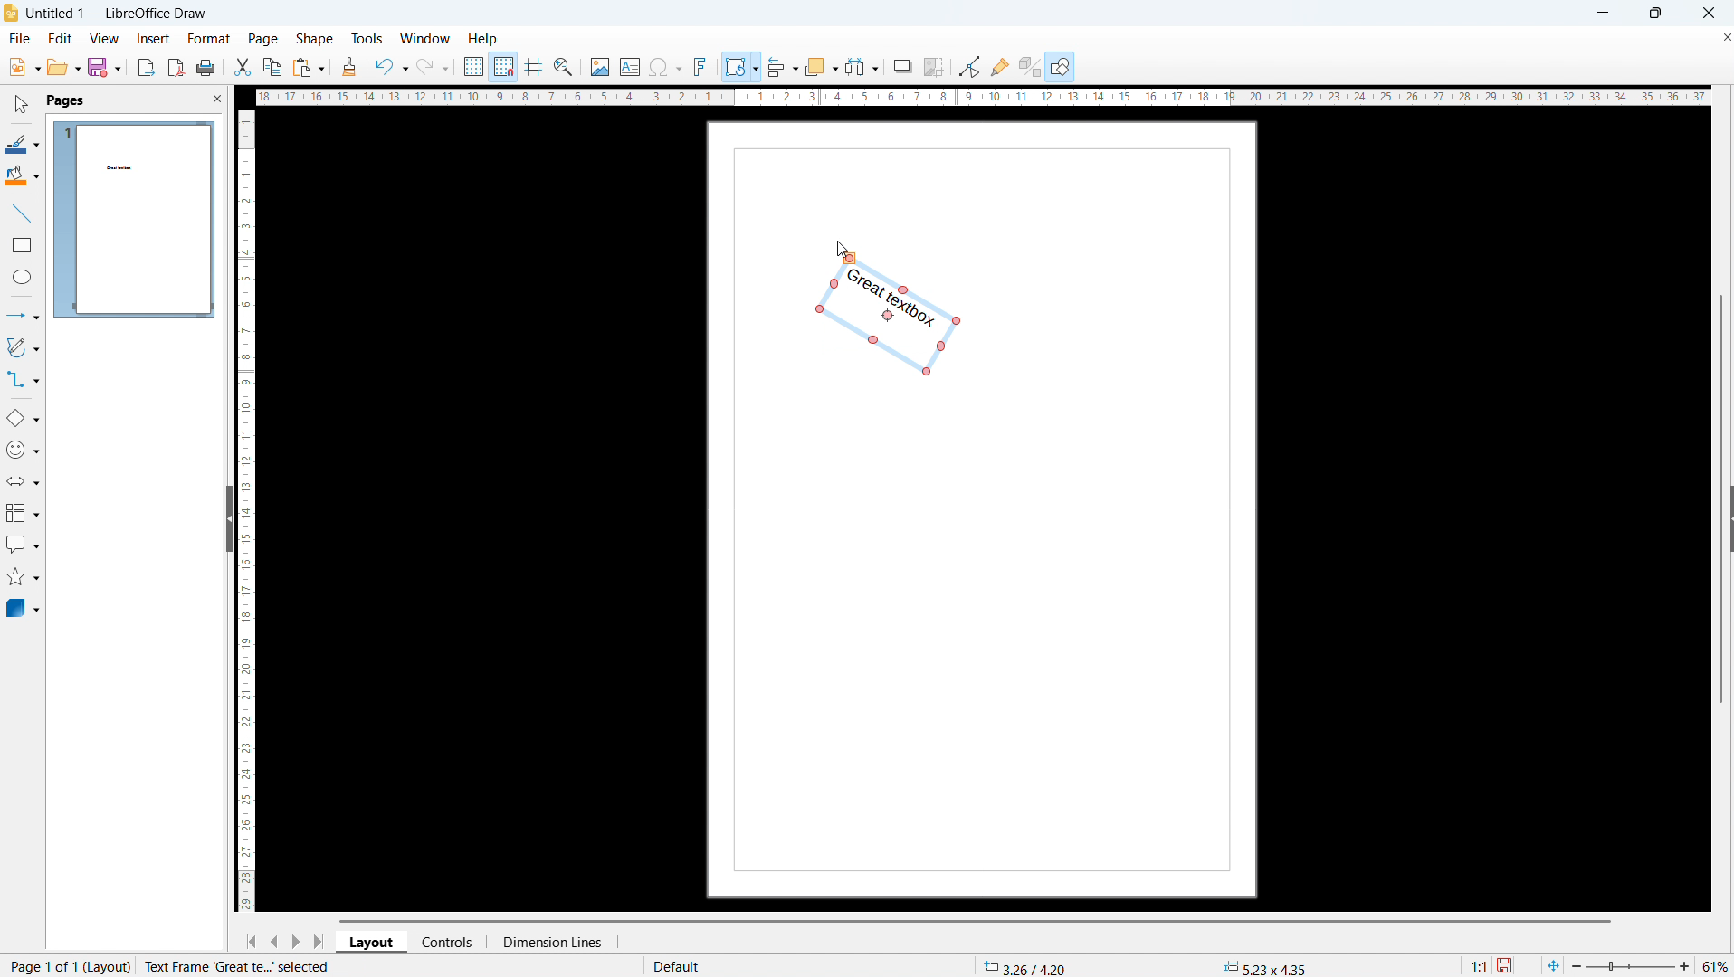 The image size is (1734, 977). Describe the element at coordinates (1653, 14) in the screenshot. I see `Maximise ` at that location.